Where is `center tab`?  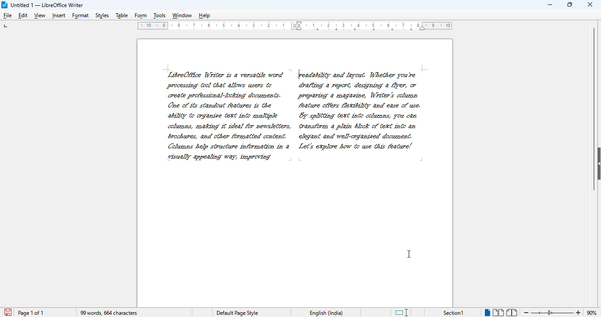 center tab is located at coordinates (337, 30).